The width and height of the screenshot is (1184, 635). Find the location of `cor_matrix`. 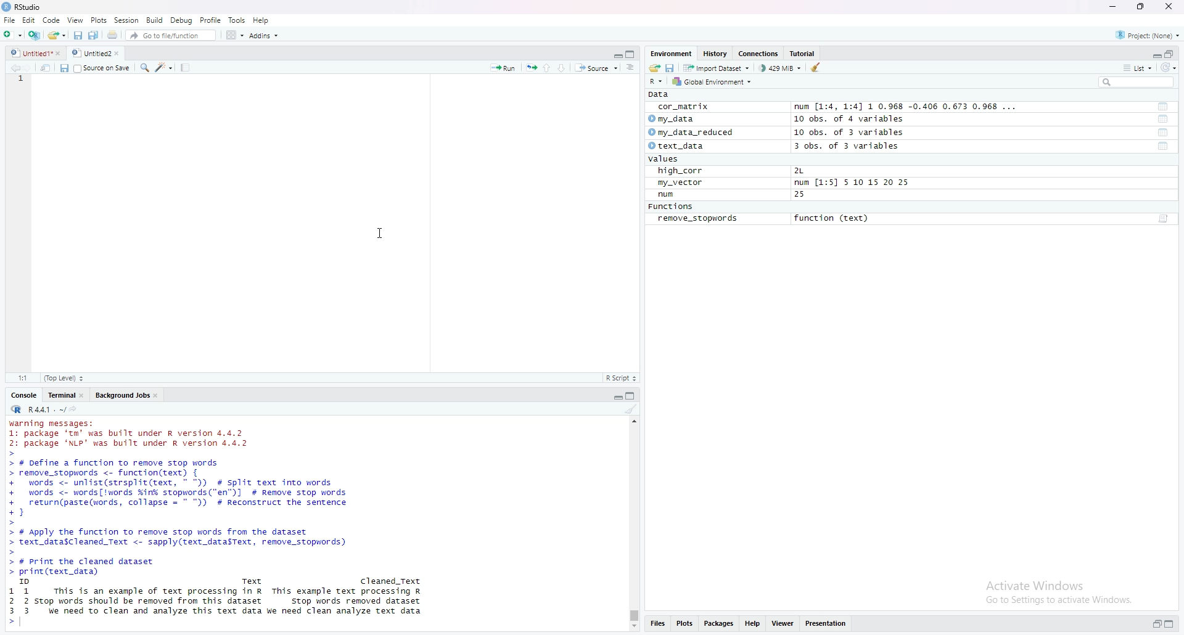

cor_matrix is located at coordinates (684, 107).